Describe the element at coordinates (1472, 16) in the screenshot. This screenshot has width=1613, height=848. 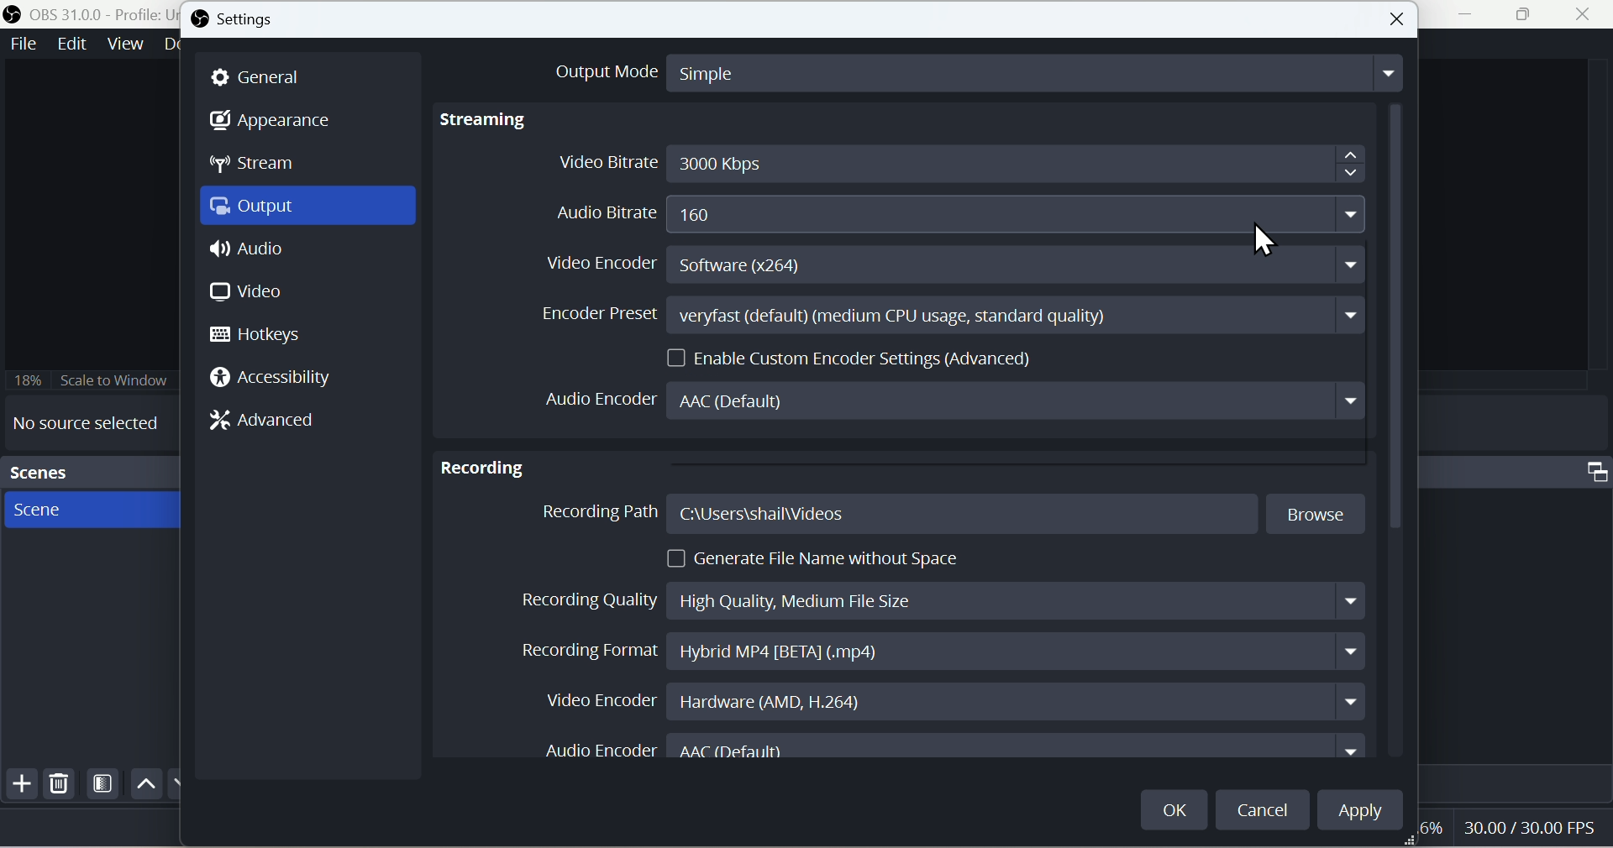
I see `minimise` at that location.